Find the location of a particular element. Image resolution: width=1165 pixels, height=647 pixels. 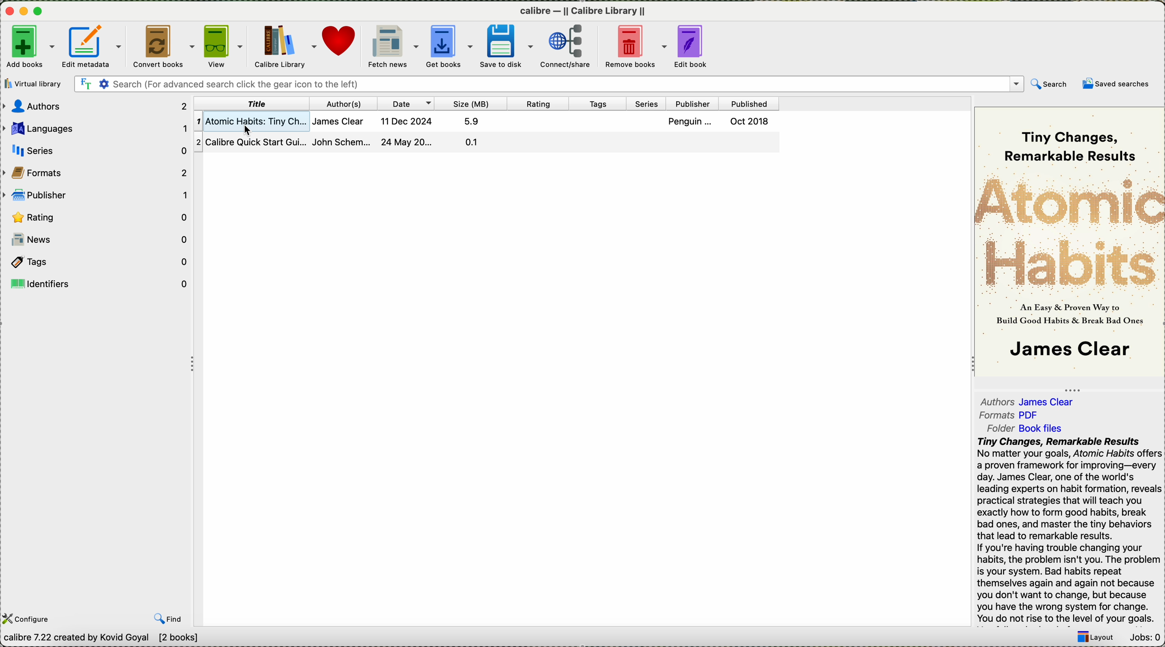

publisher is located at coordinates (97, 194).